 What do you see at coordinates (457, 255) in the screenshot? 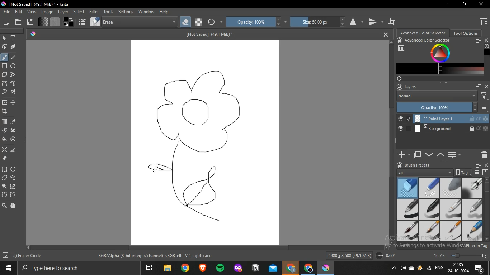
I see `Zoom` at bounding box center [457, 255].